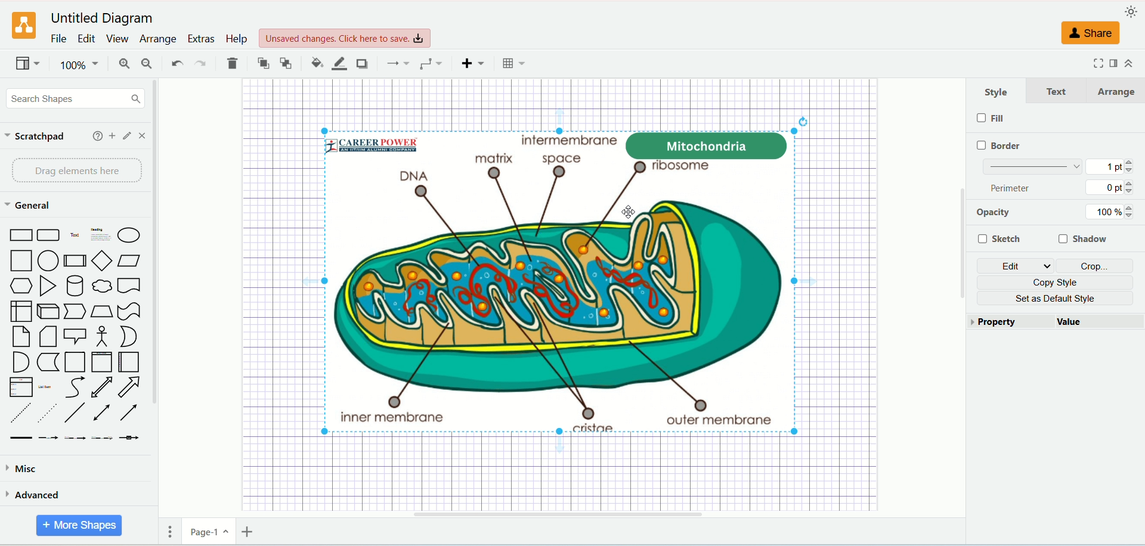  I want to click on to back, so click(286, 64).